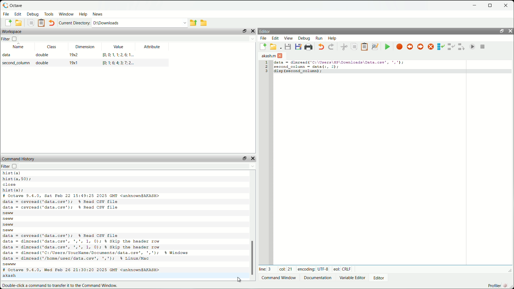 The width and height of the screenshot is (514, 289). What do you see at coordinates (7, 23) in the screenshot?
I see `new script` at bounding box center [7, 23].